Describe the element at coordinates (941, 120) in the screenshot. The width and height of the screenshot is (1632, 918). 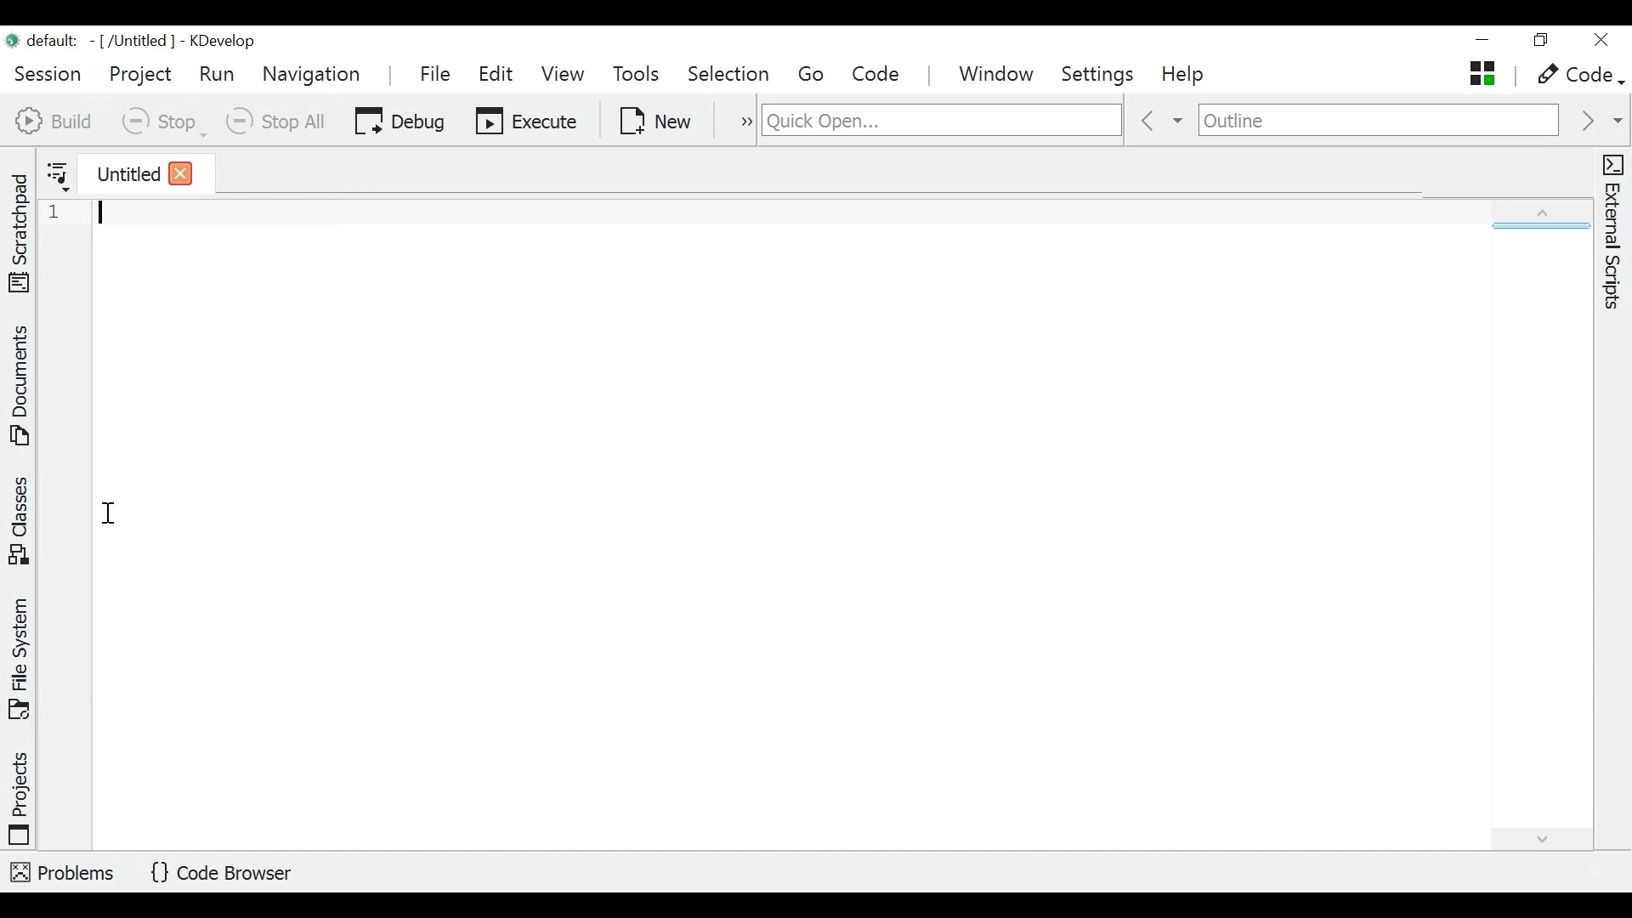
I see `search for files, classes, functions and more` at that location.